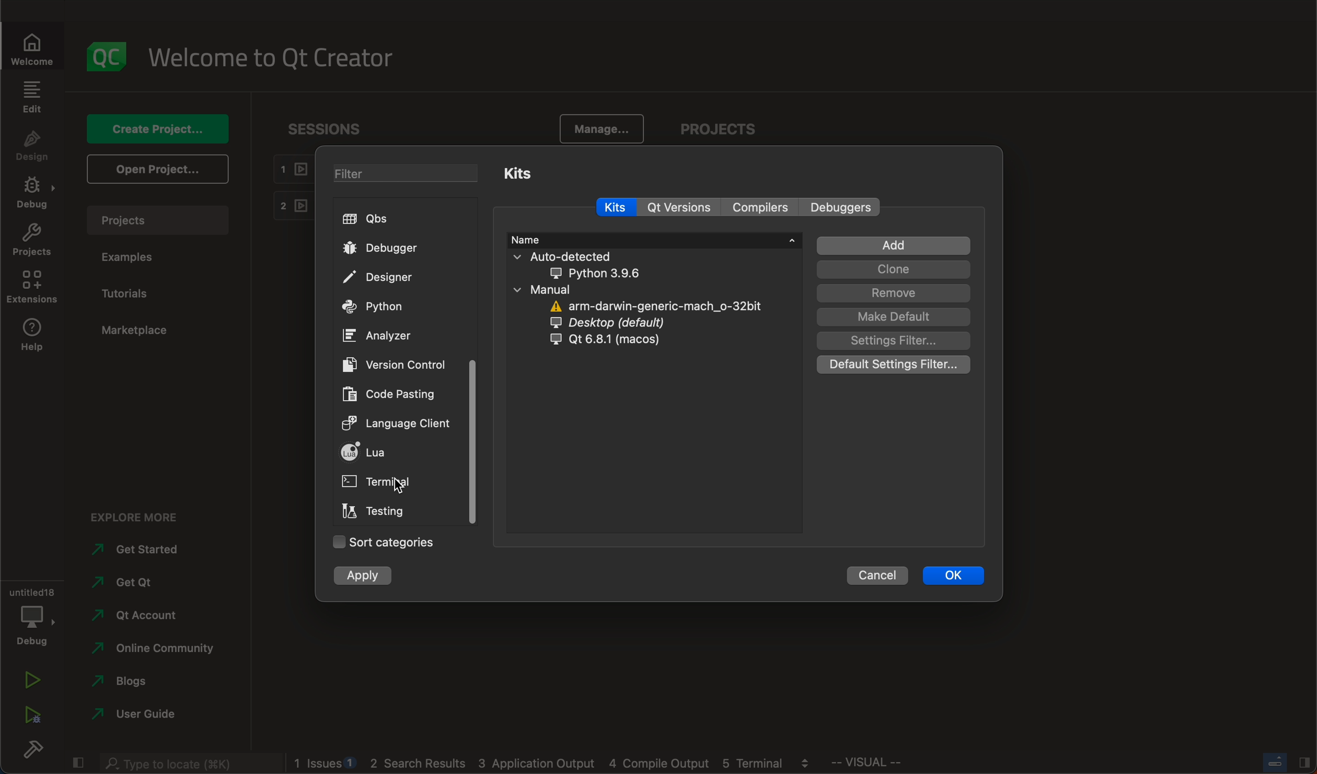 The width and height of the screenshot is (1317, 774). I want to click on manual, so click(566, 290).